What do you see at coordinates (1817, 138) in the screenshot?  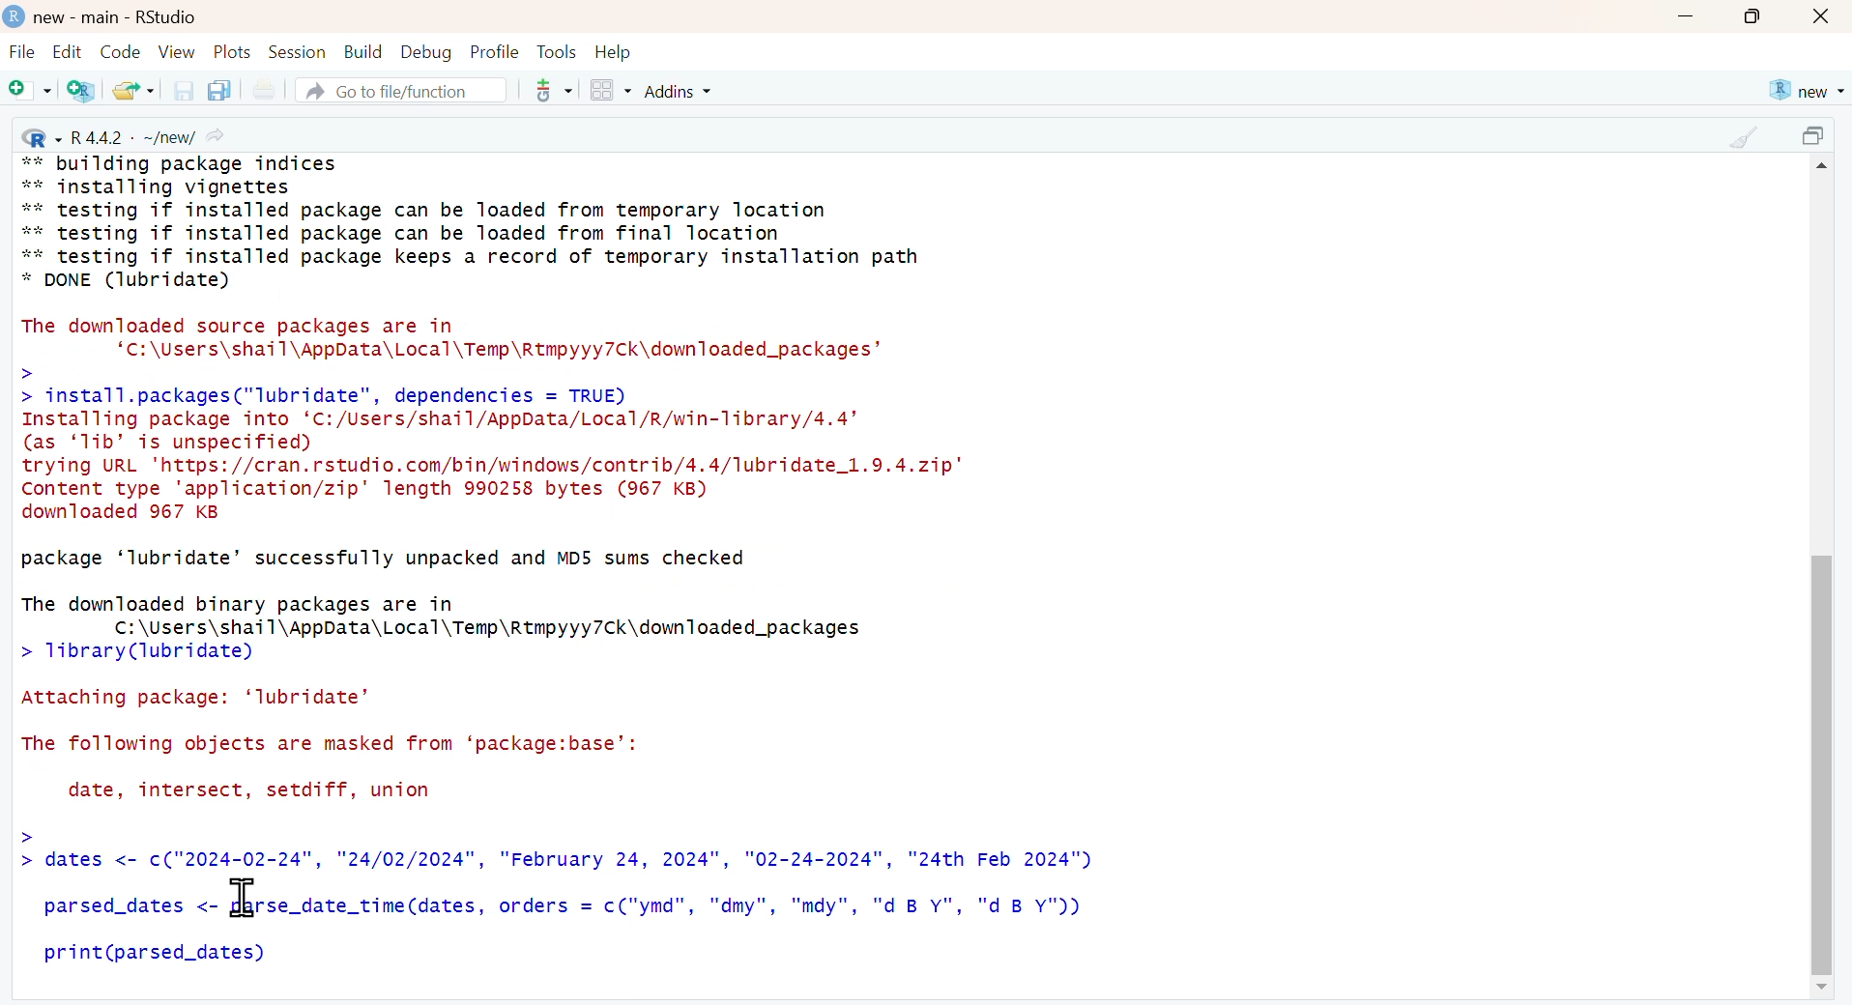 I see `maximize` at bounding box center [1817, 138].